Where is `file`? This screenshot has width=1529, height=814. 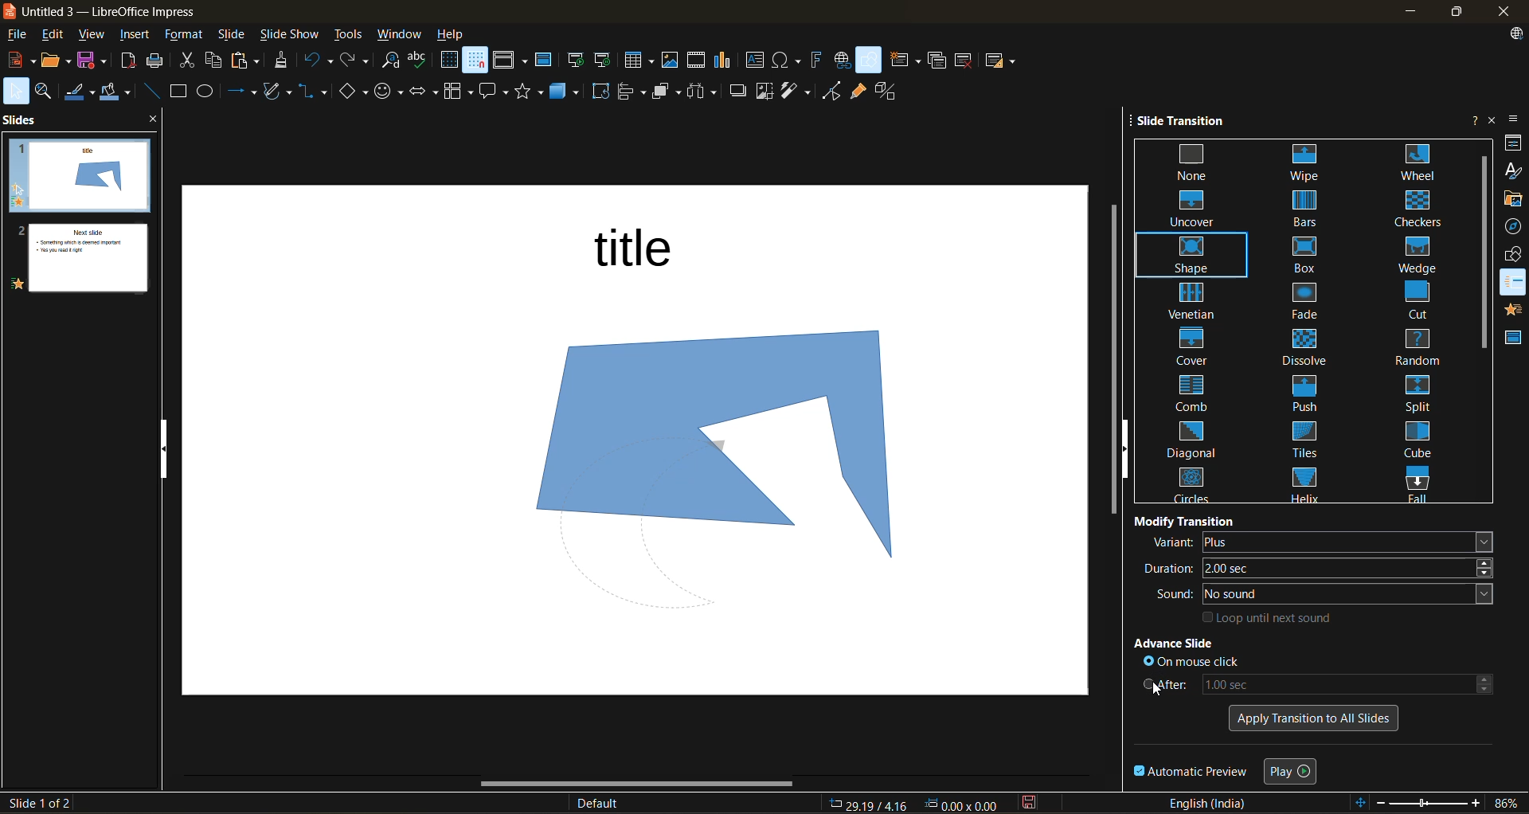
file is located at coordinates (22, 36).